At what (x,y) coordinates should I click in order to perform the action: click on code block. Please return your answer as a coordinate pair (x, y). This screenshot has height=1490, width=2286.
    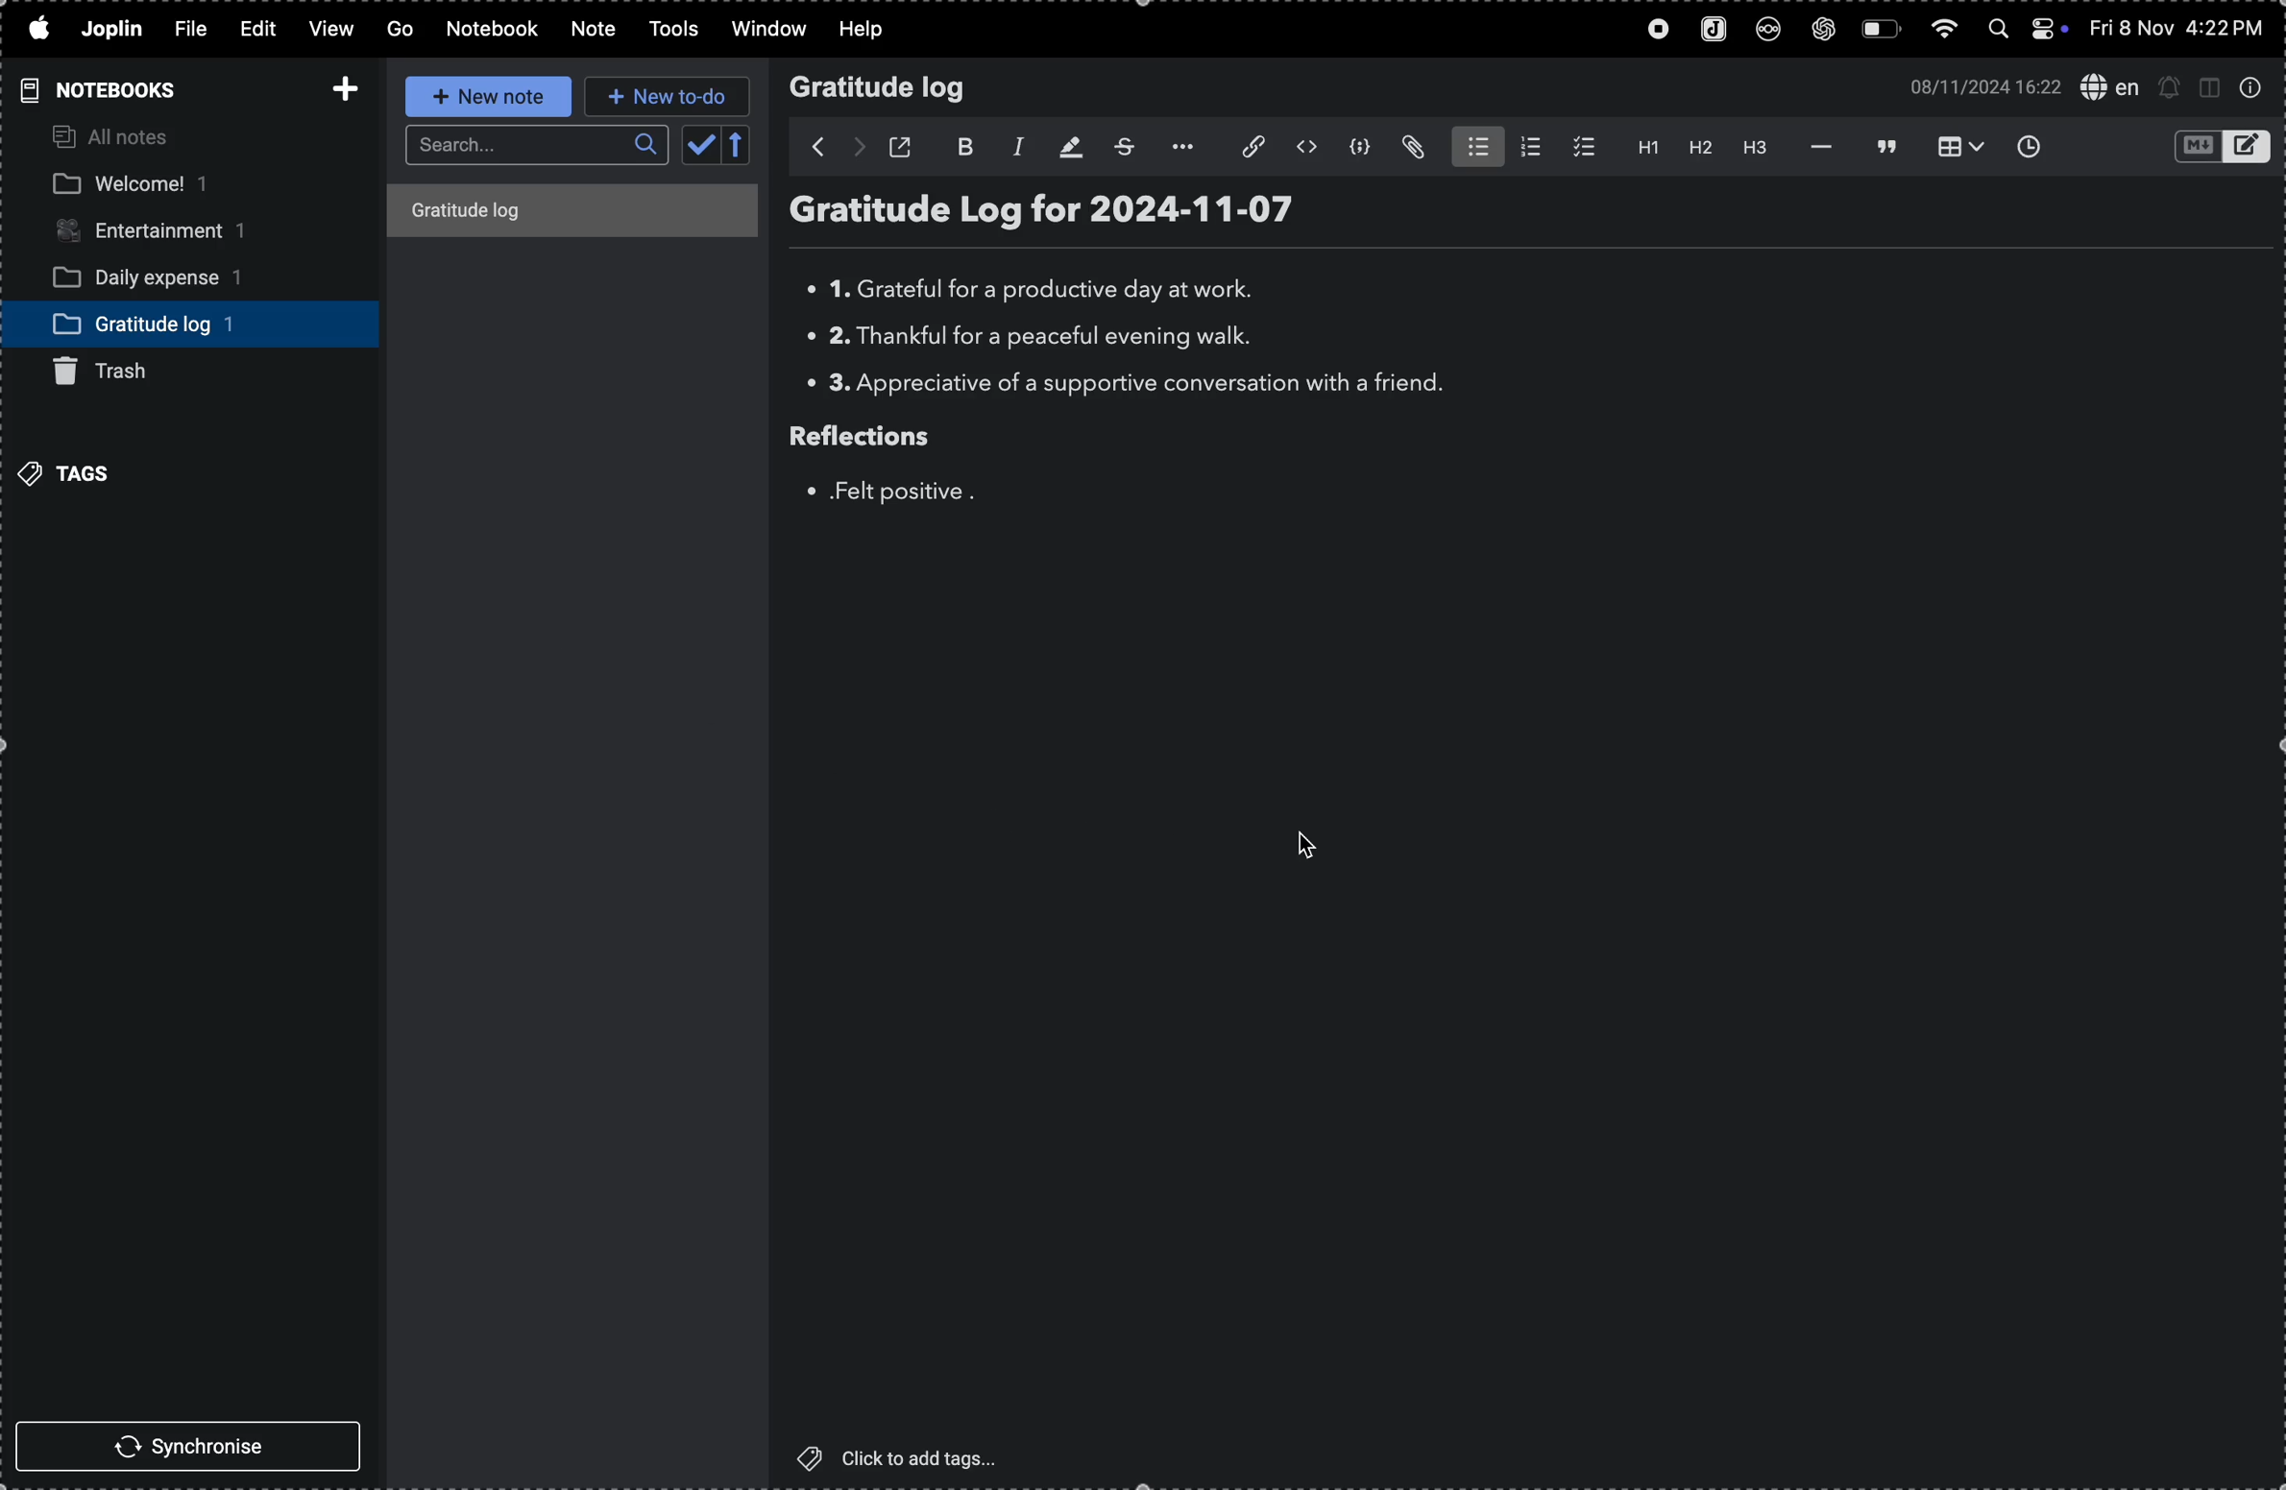
    Looking at the image, I should click on (1362, 147).